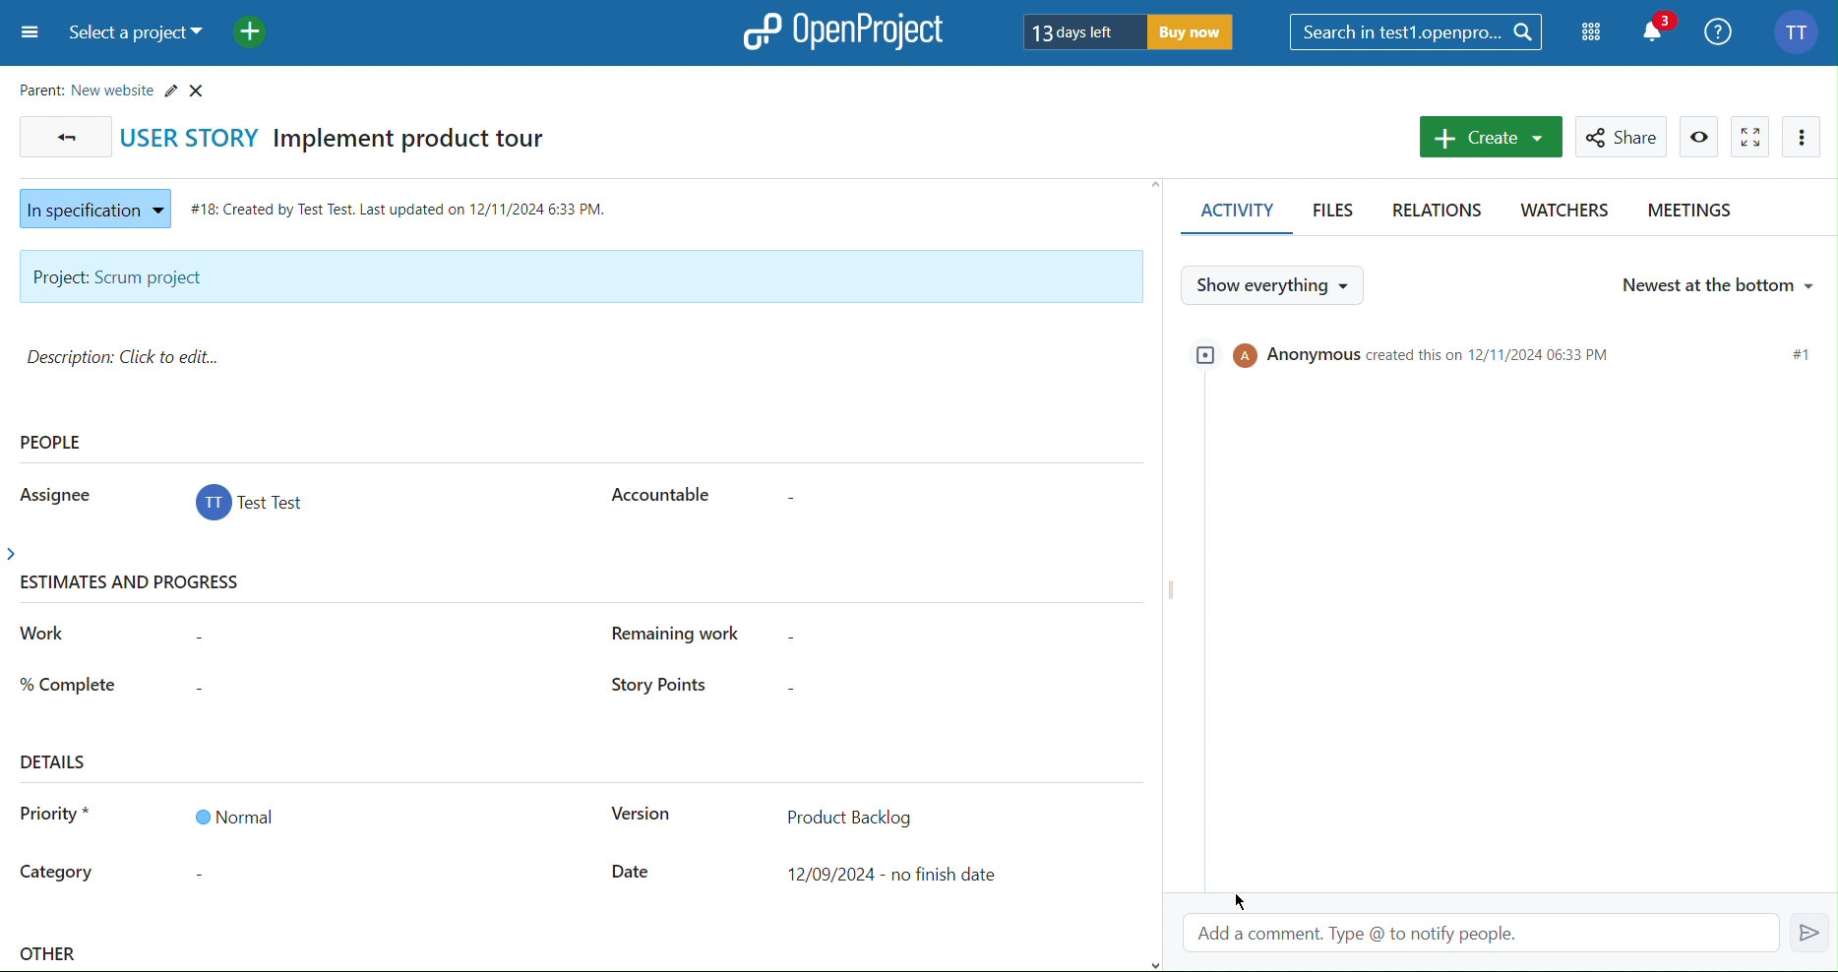 The width and height of the screenshot is (1838, 972). Describe the element at coordinates (136, 584) in the screenshot. I see `Estimates and Progress` at that location.